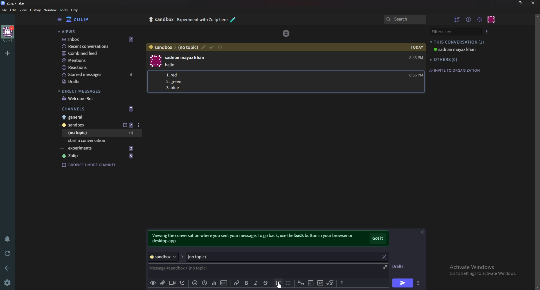 Image resolution: width=540 pixels, height=290 pixels. I want to click on Channels, so click(99, 108).